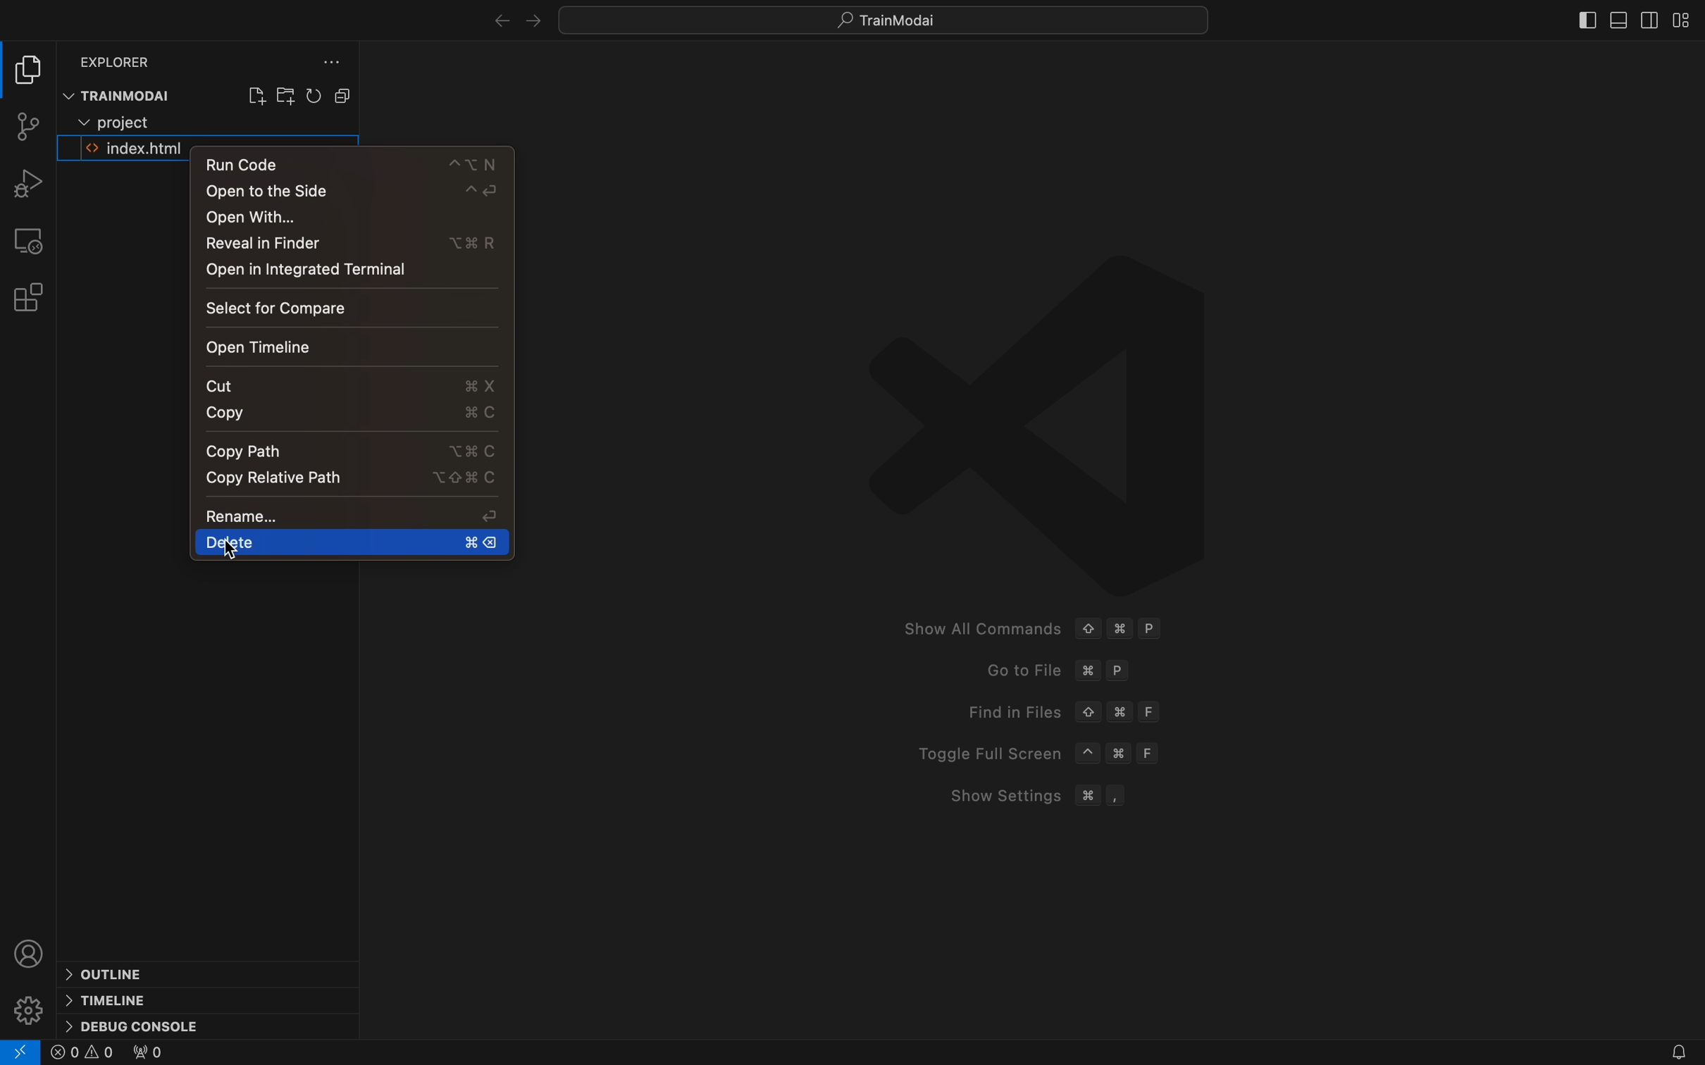 The width and height of the screenshot is (1705, 1065). Describe the element at coordinates (356, 193) in the screenshot. I see `open to the side` at that location.